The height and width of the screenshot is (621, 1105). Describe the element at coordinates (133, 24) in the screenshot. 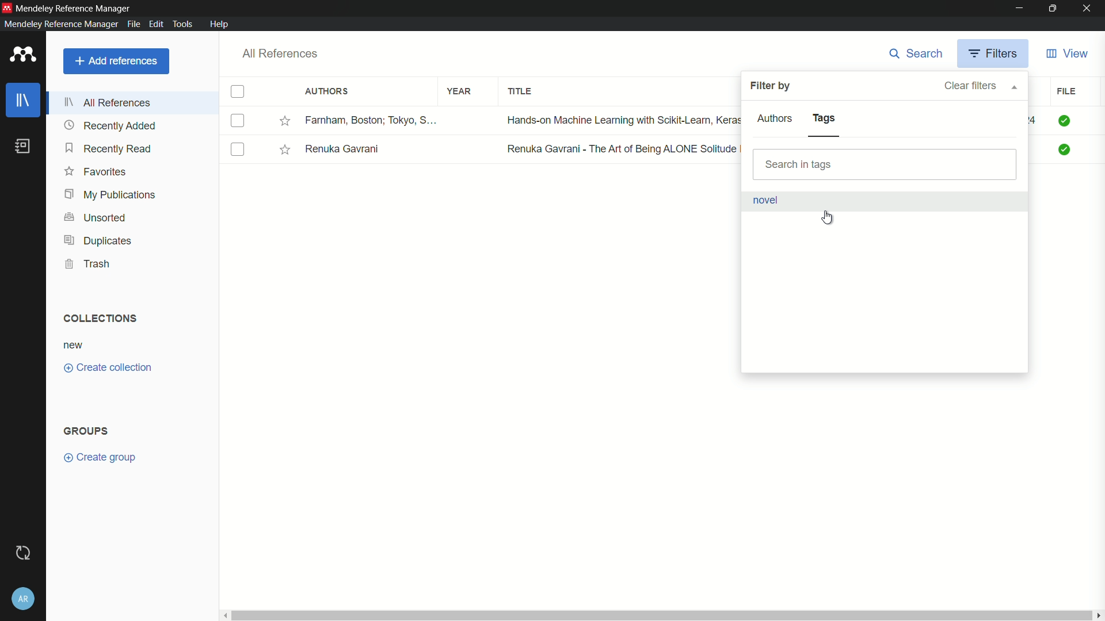

I see `file menu` at that location.